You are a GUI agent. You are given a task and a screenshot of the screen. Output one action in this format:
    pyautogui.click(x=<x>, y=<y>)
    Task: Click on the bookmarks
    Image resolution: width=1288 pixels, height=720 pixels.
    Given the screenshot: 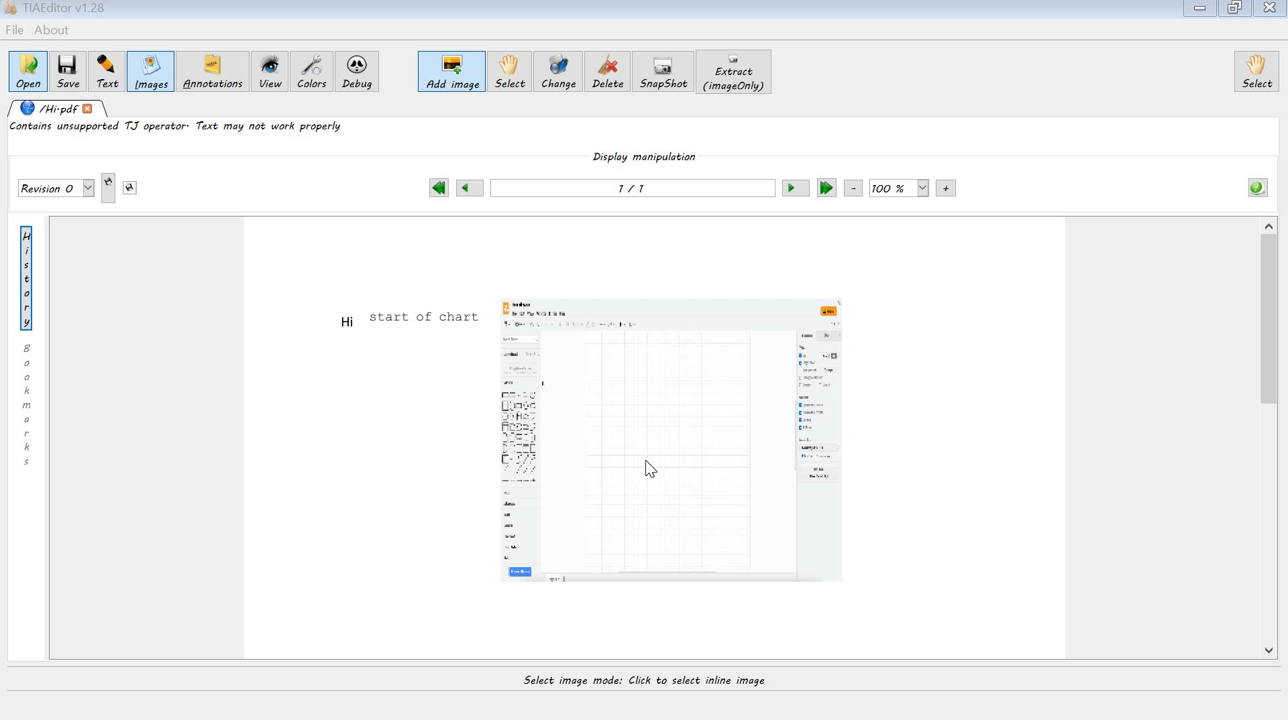 What is the action you would take?
    pyautogui.click(x=30, y=404)
    